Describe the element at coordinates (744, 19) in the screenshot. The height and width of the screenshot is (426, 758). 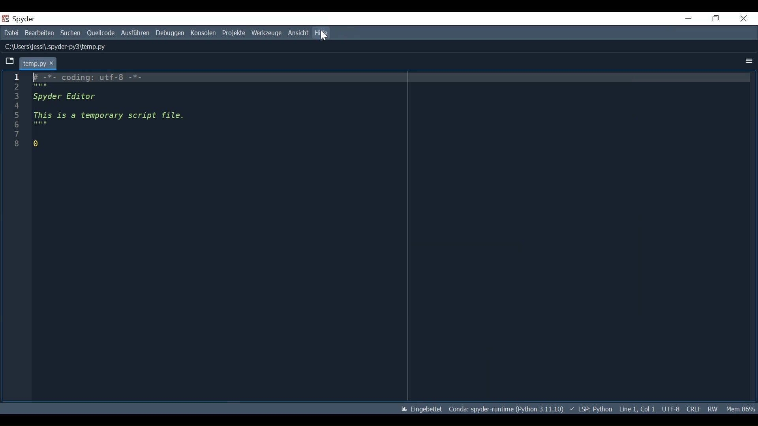
I see `Close` at that location.